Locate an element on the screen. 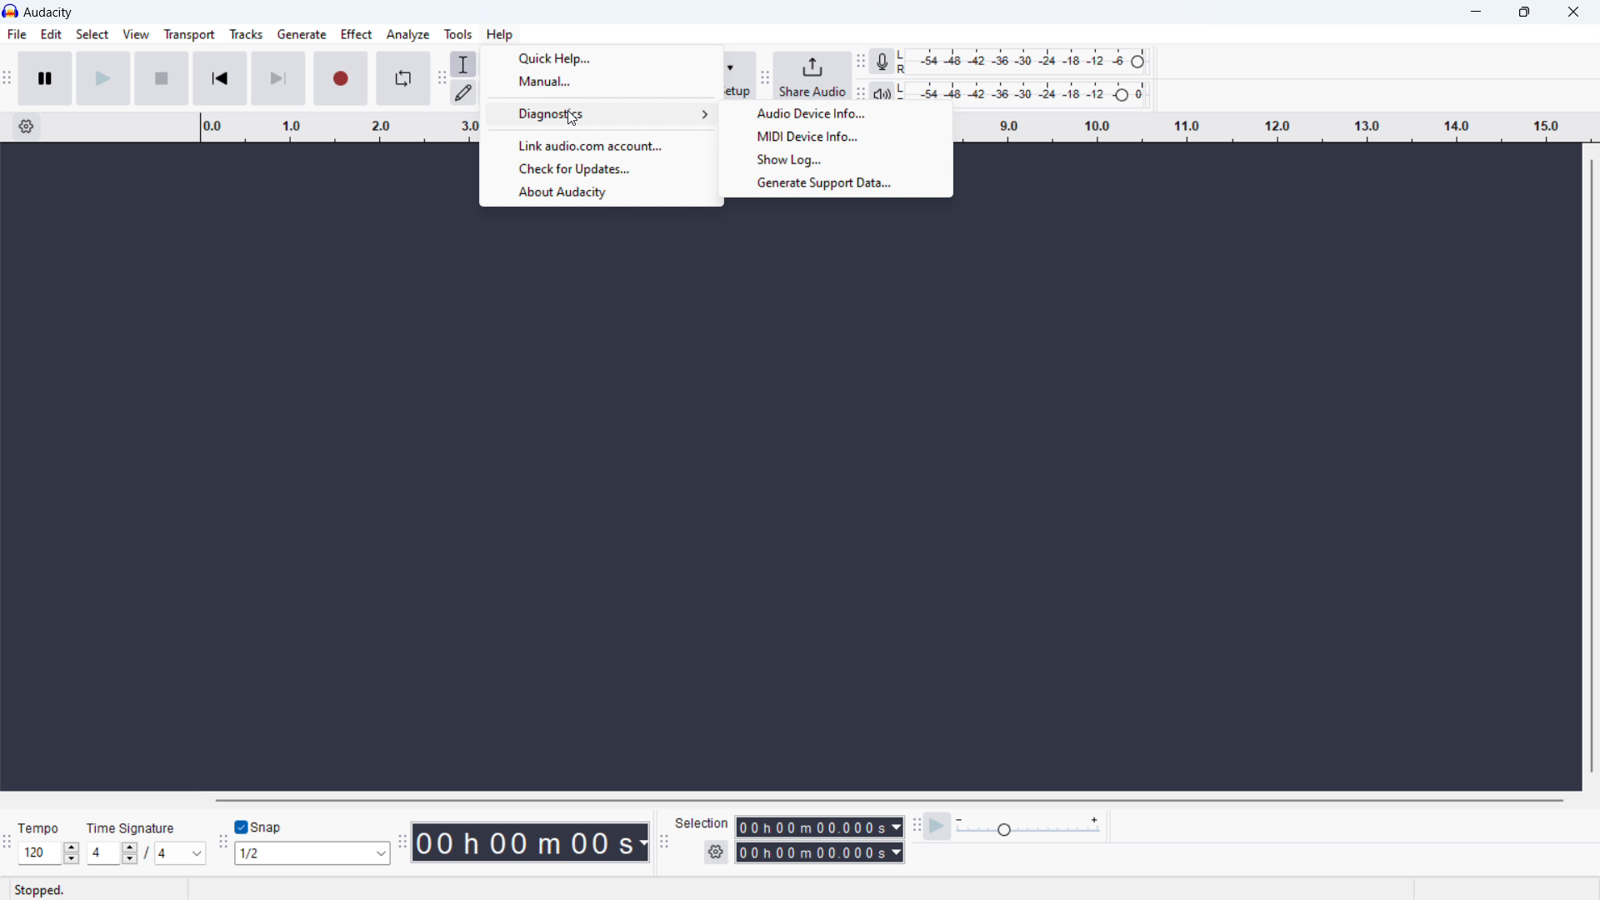 This screenshot has width=1600, height=900. pause is located at coordinates (44, 78).